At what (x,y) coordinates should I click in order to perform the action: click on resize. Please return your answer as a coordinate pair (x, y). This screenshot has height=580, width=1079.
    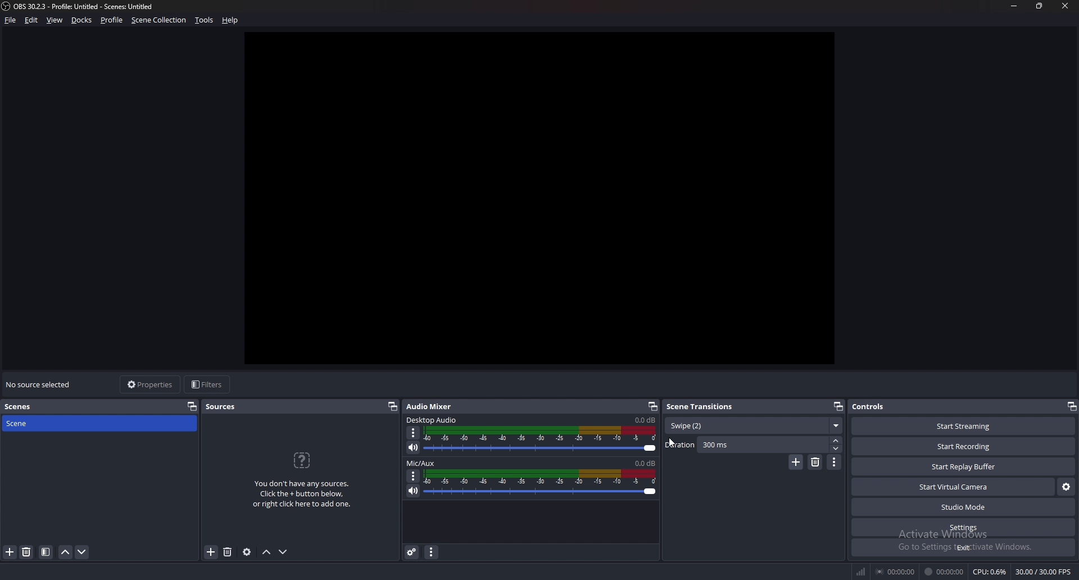
    Looking at the image, I should click on (1040, 6).